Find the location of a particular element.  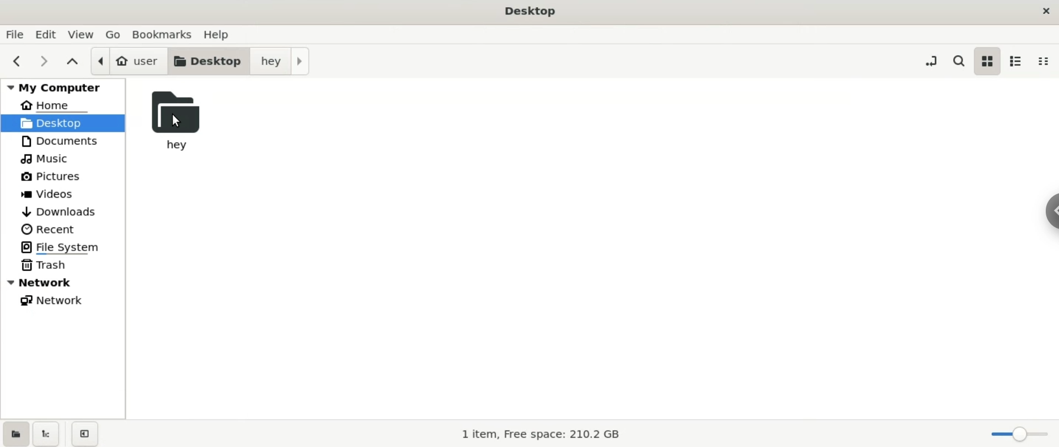

documents is located at coordinates (62, 141).